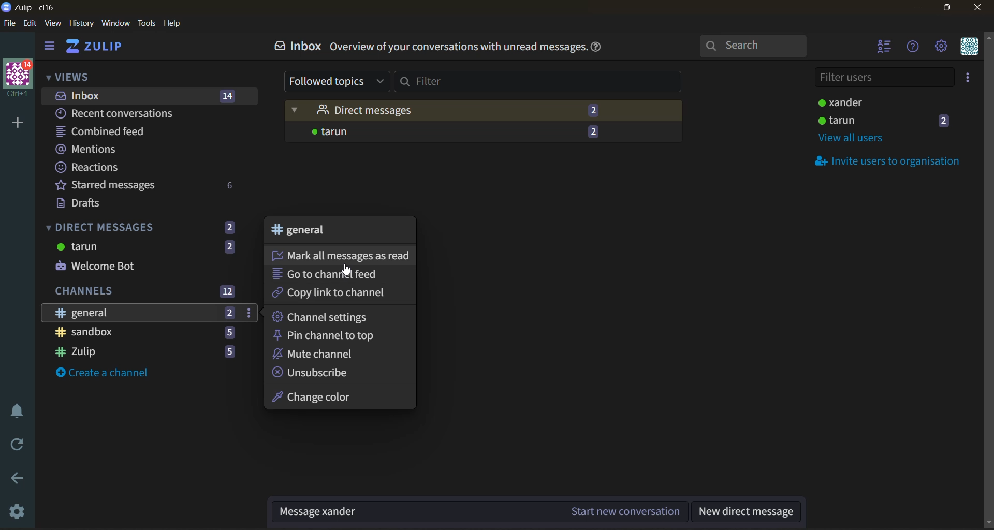 This screenshot has height=530, width=994. Describe the element at coordinates (20, 511) in the screenshot. I see `settings` at that location.